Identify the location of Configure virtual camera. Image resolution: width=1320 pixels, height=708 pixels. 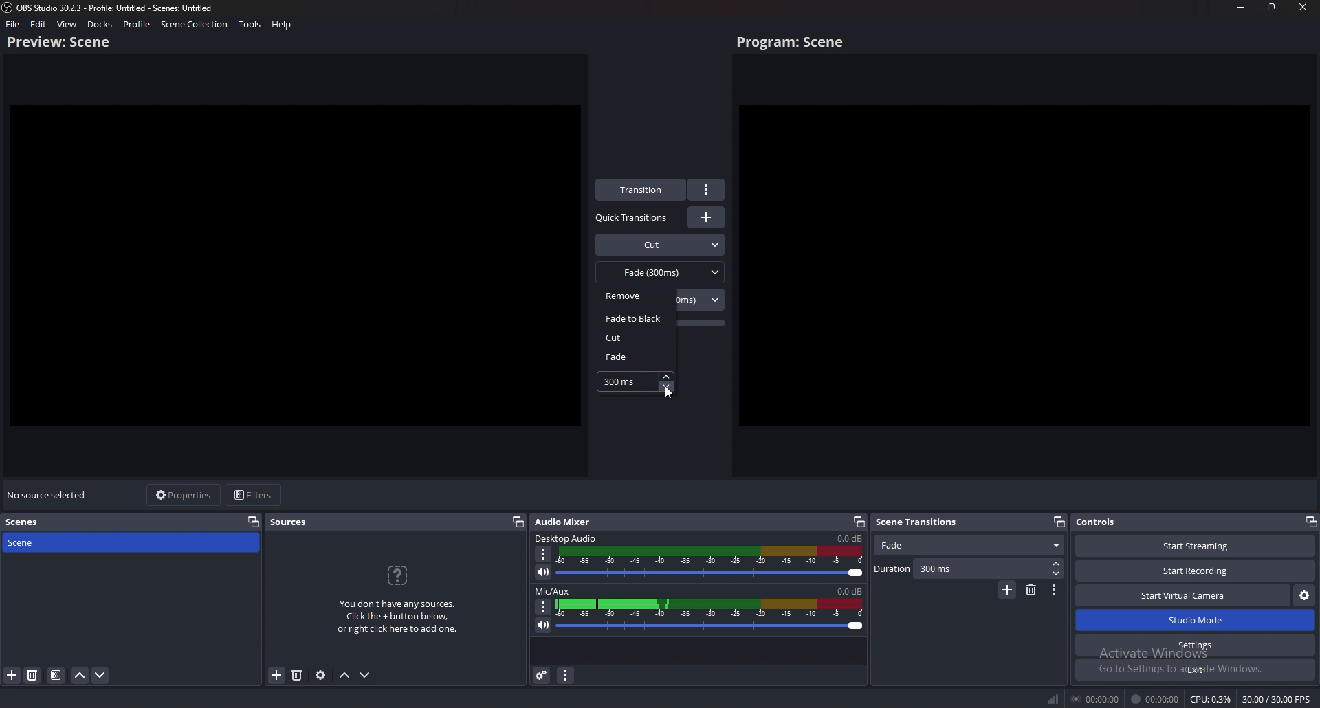
(1303, 596).